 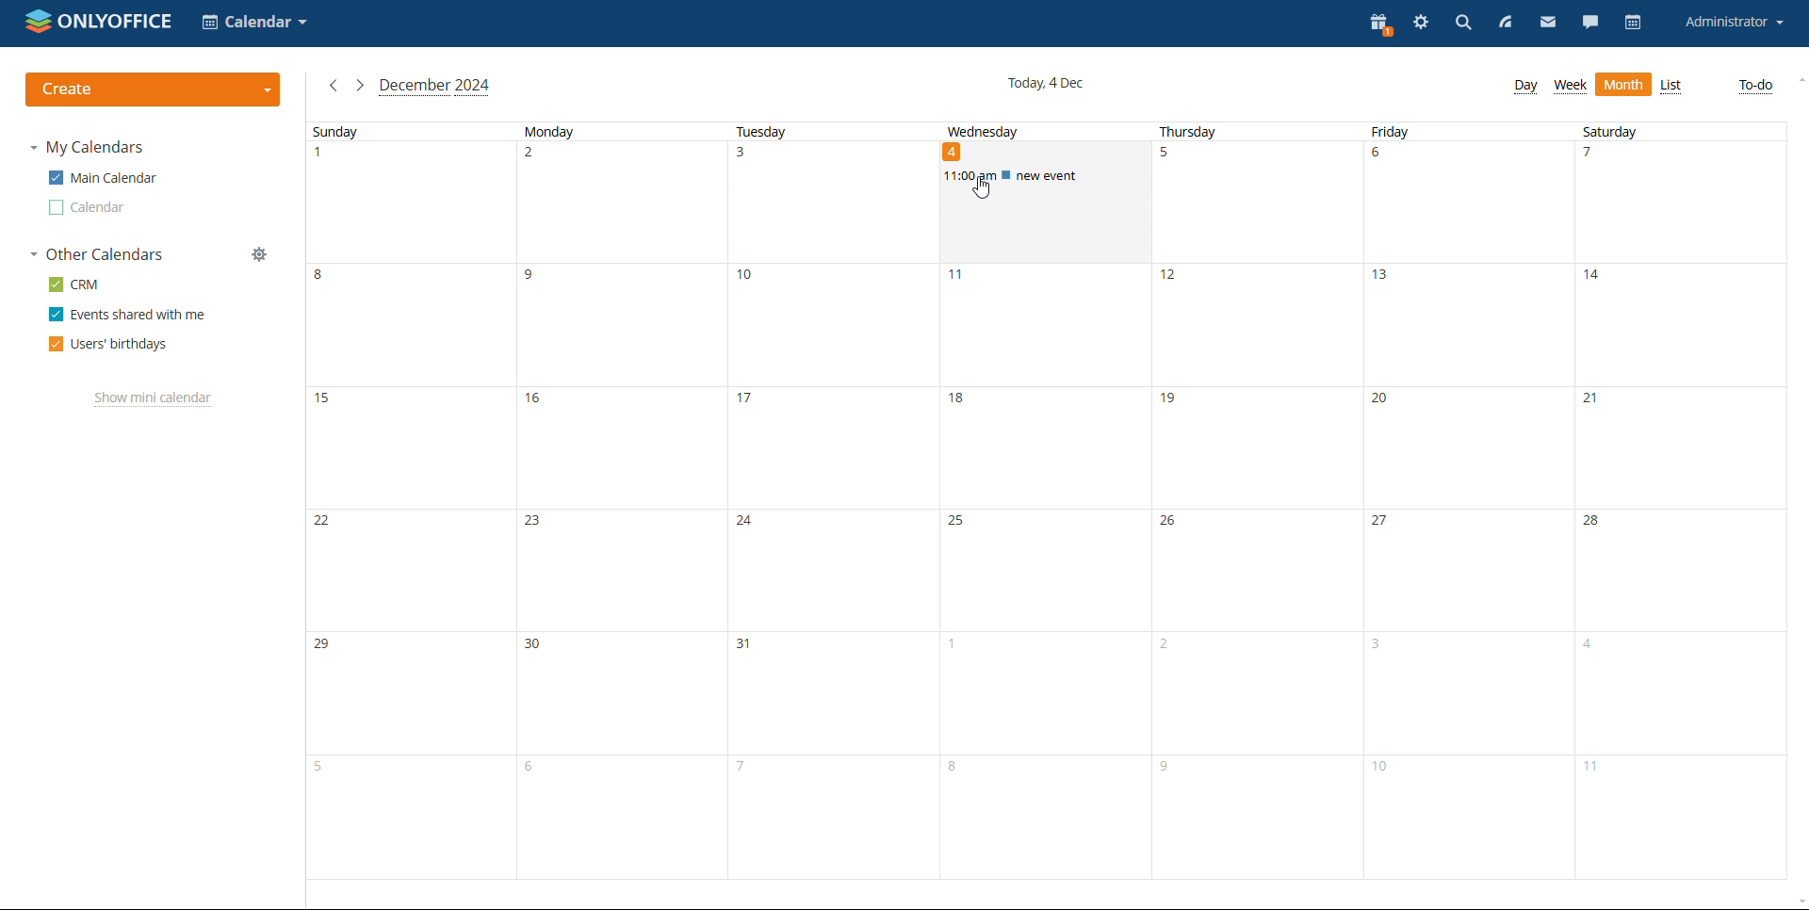 I want to click on date, so click(x=956, y=152).